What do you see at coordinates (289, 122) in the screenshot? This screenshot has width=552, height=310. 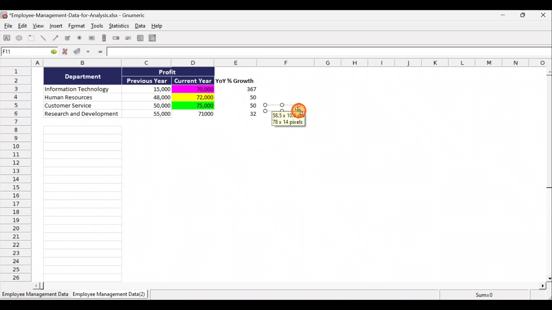 I see `78 x 14 pixels` at bounding box center [289, 122].